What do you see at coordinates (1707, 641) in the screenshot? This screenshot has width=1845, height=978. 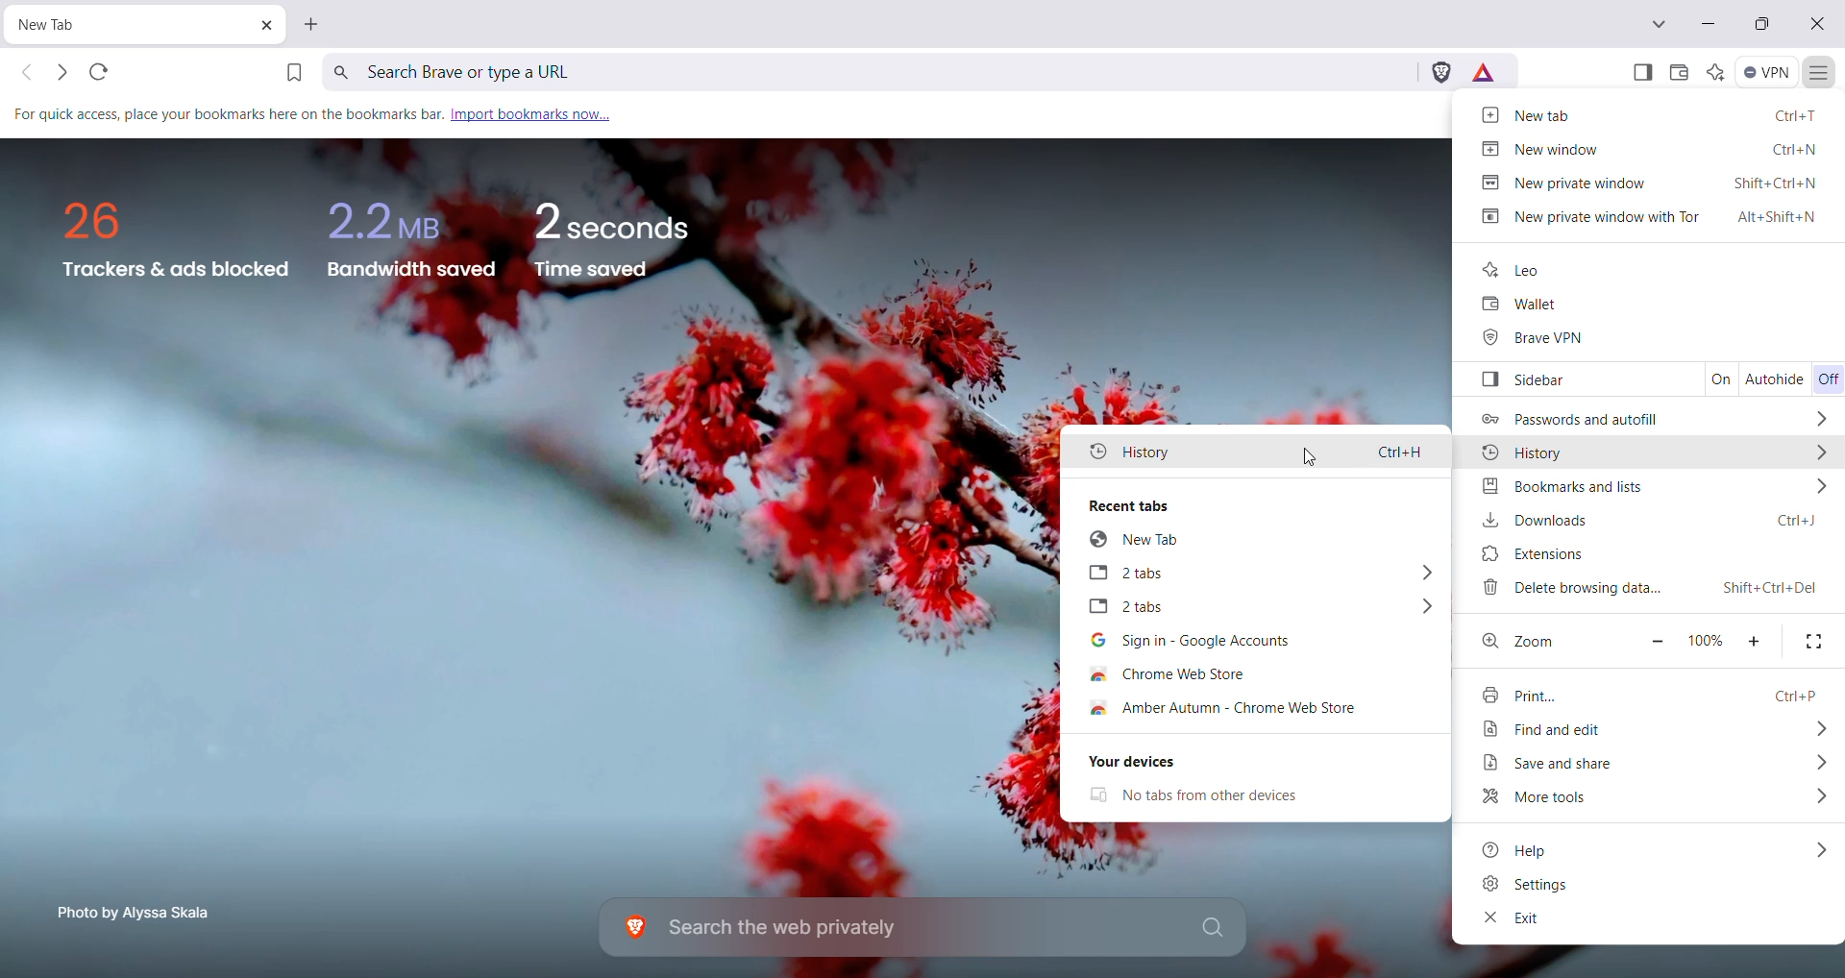 I see `100%` at bounding box center [1707, 641].